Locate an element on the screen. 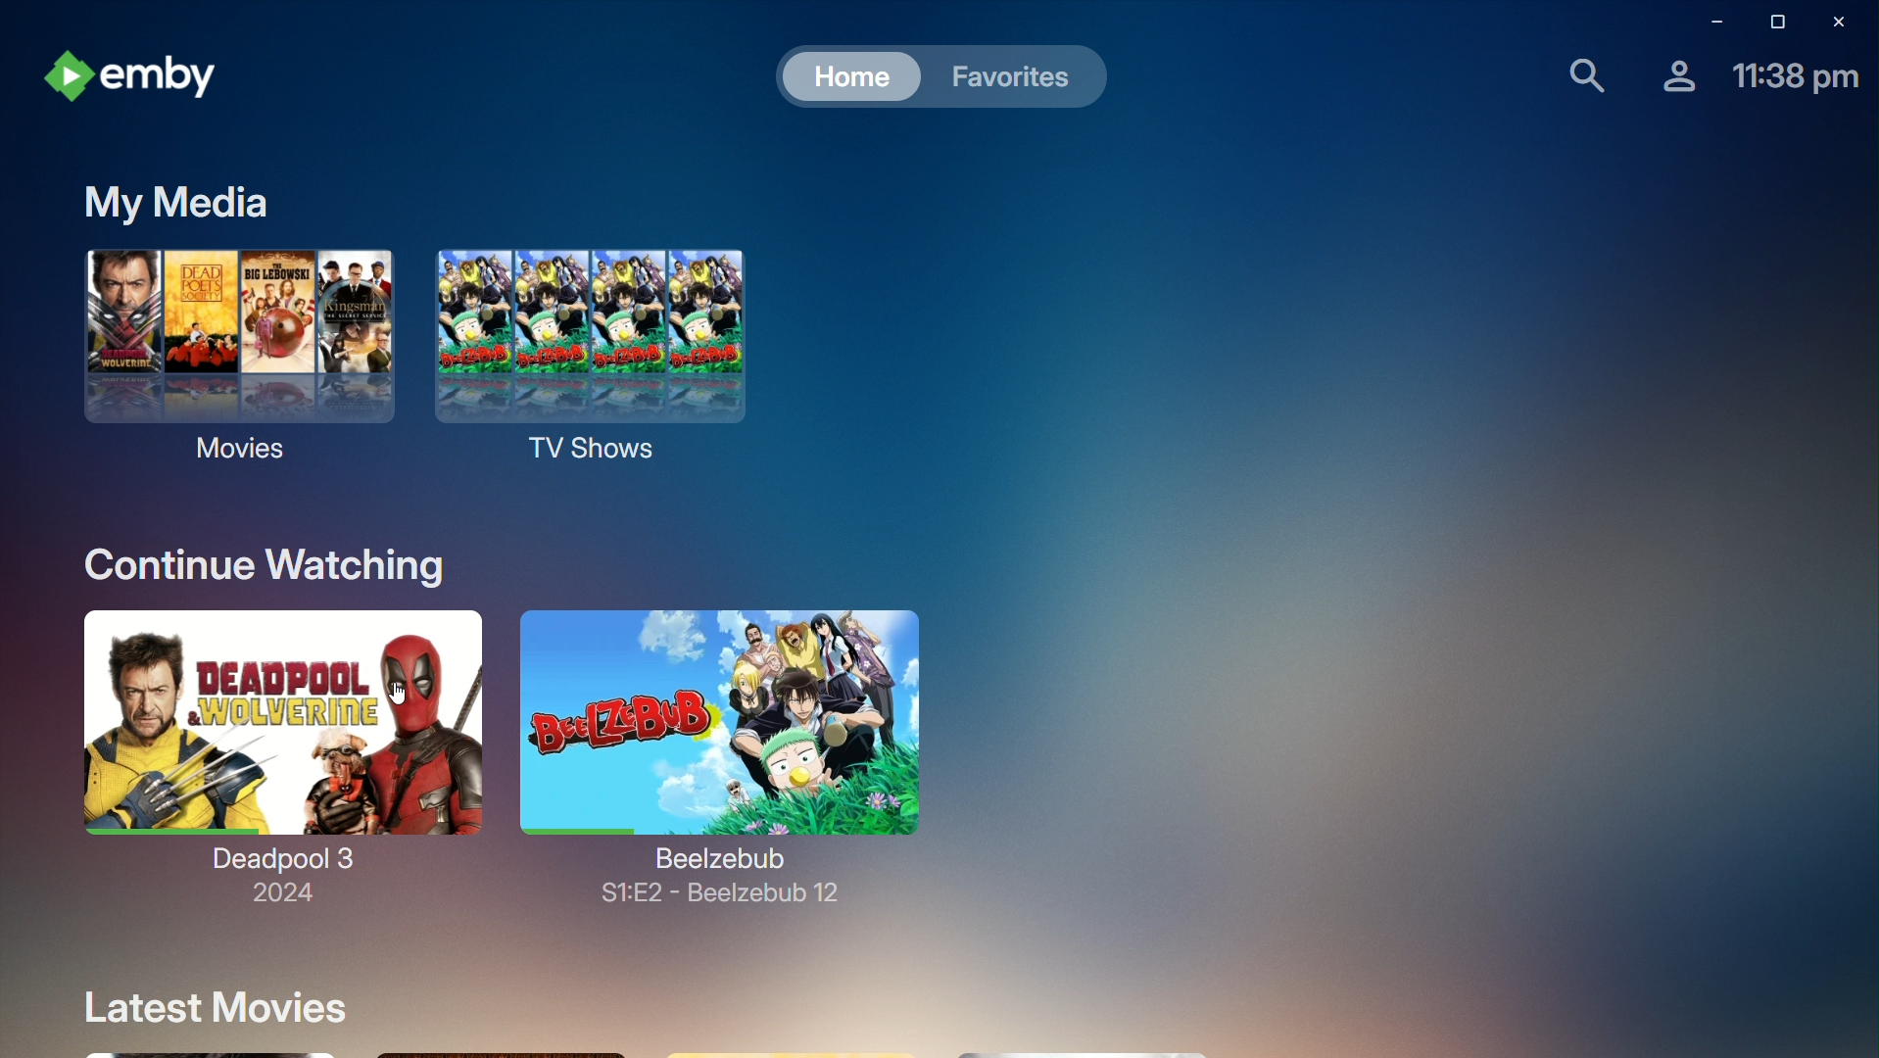 The height and width of the screenshot is (1058, 1879). Deadpool 3 is located at coordinates (265, 741).